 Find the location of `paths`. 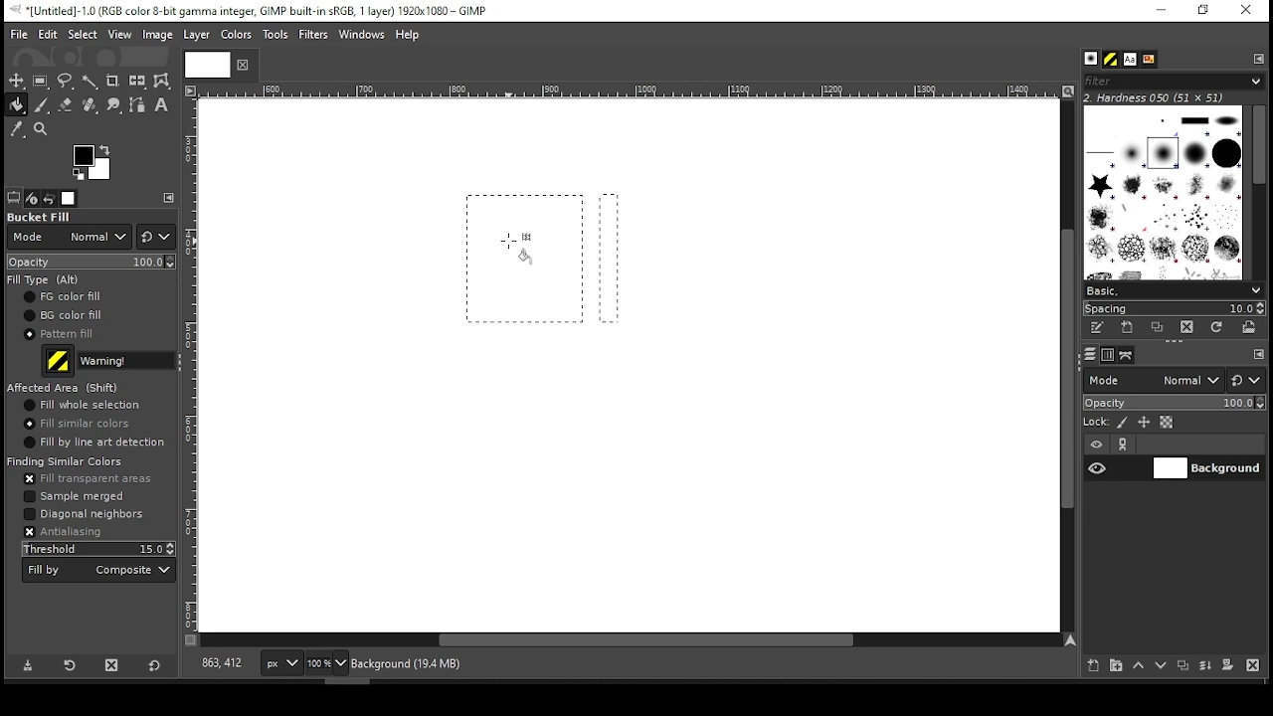

paths is located at coordinates (1129, 354).